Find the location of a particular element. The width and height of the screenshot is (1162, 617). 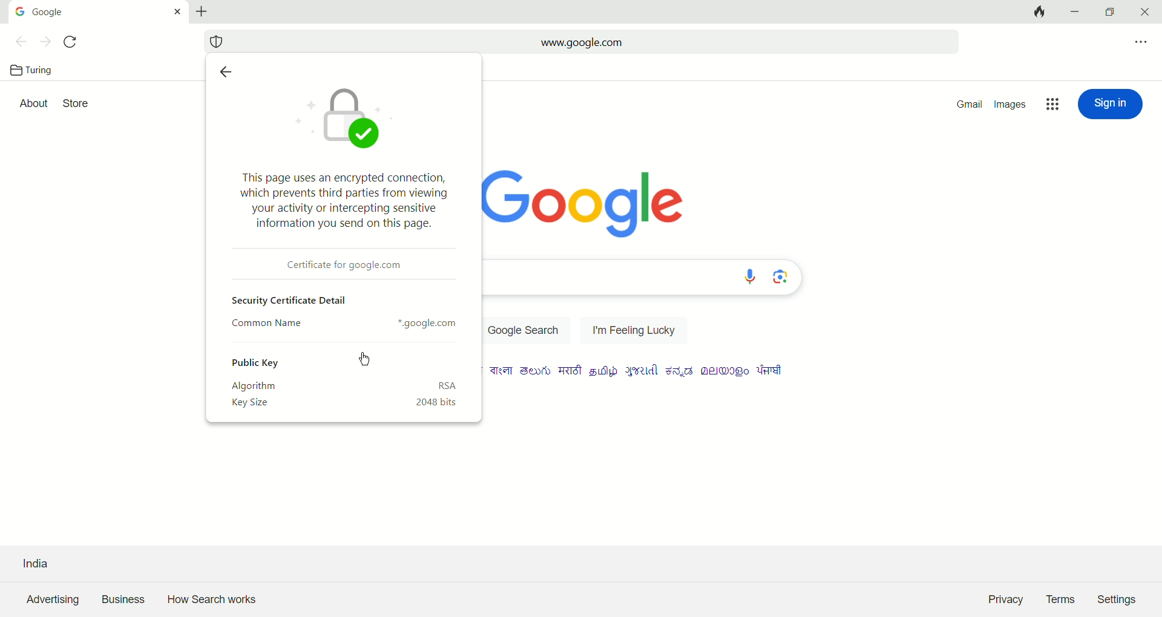

Privacy is located at coordinates (1003, 601).